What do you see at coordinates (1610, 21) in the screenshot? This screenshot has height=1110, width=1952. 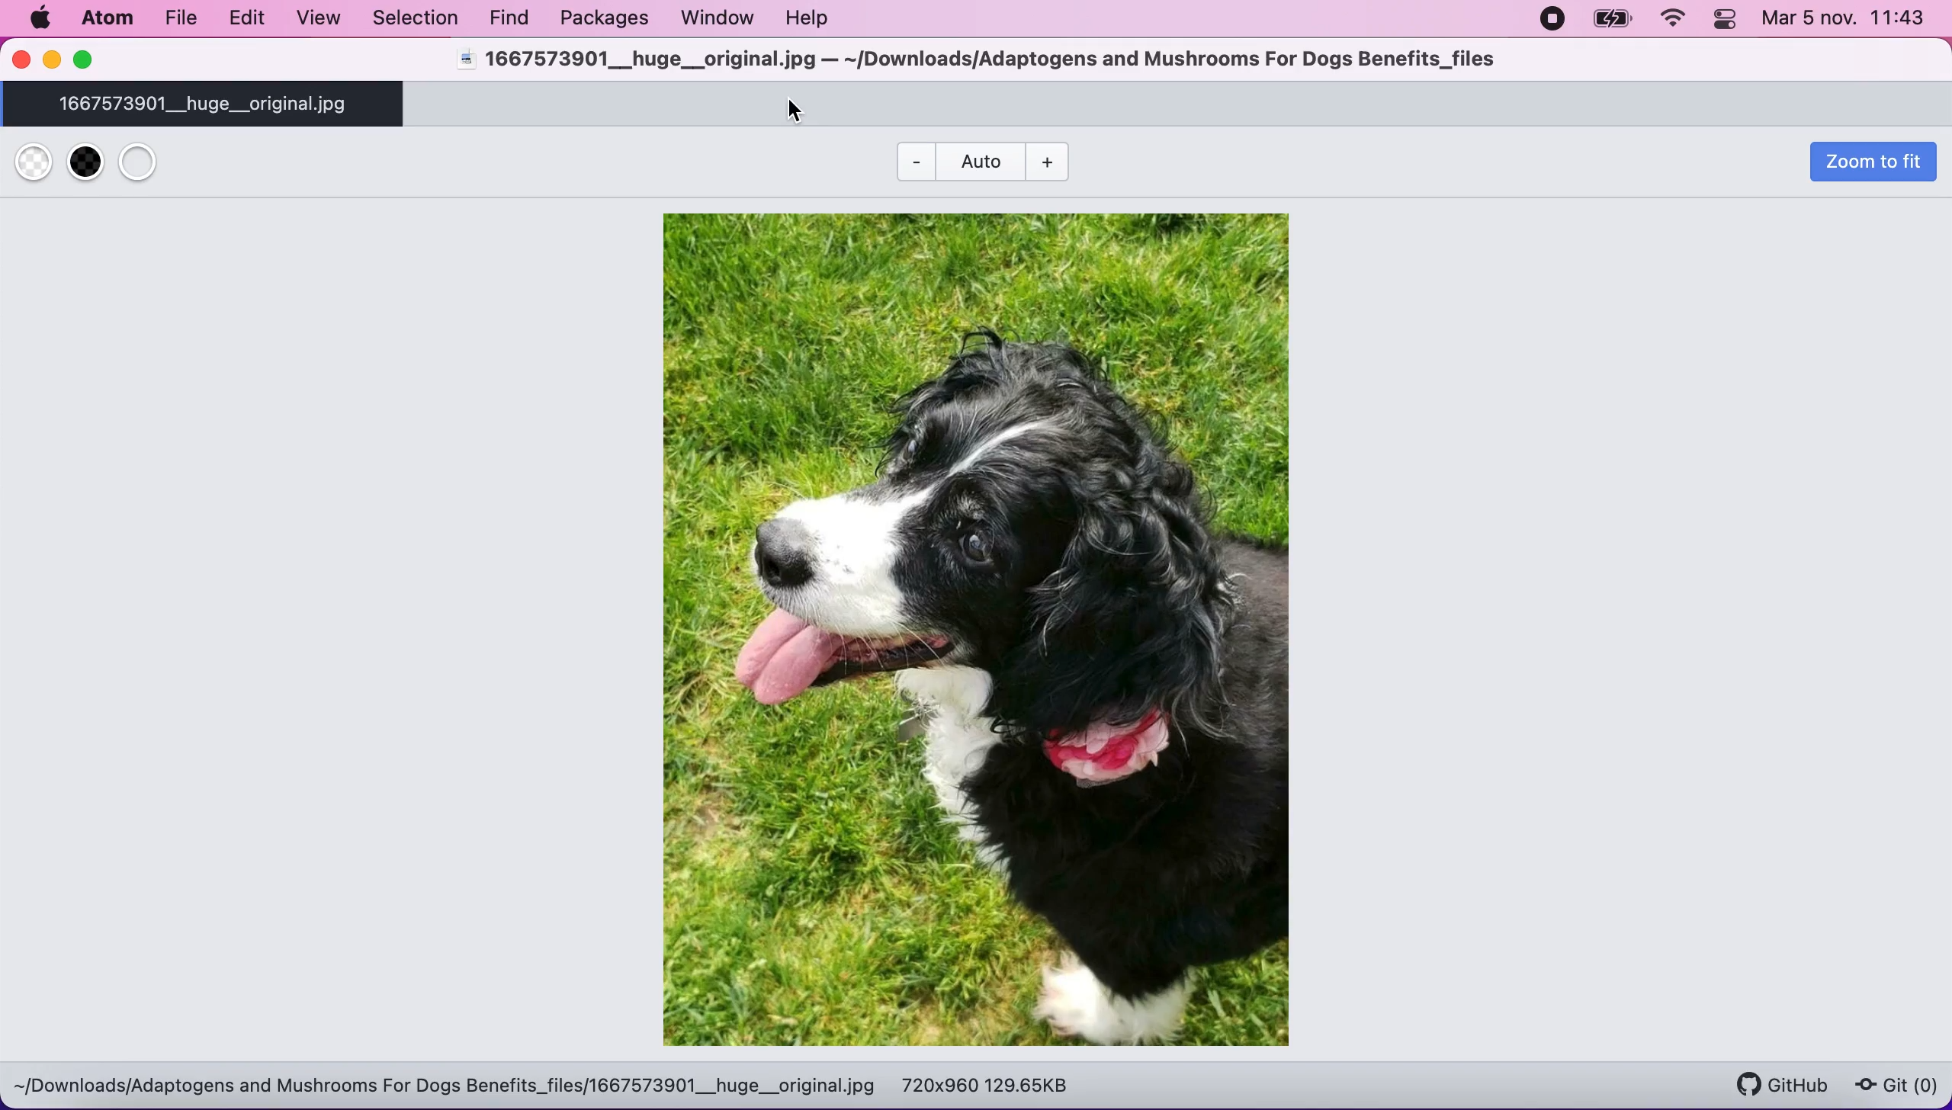 I see `battery` at bounding box center [1610, 21].